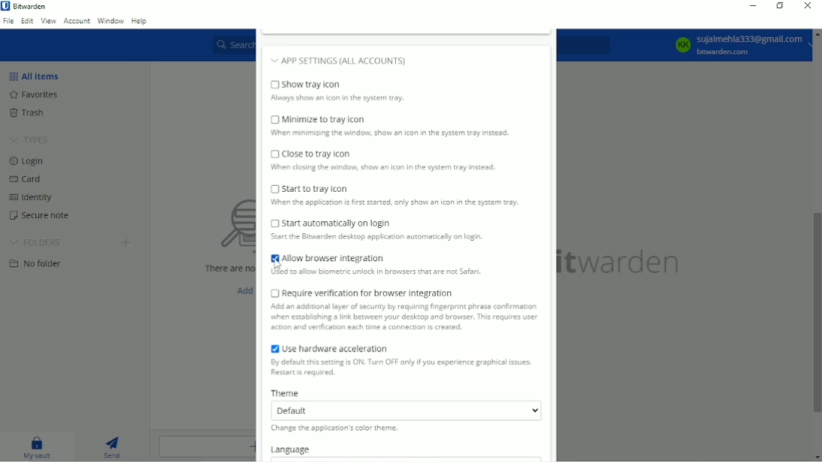 The width and height of the screenshot is (822, 462). What do you see at coordinates (405, 410) in the screenshot?
I see `Default` at bounding box center [405, 410].